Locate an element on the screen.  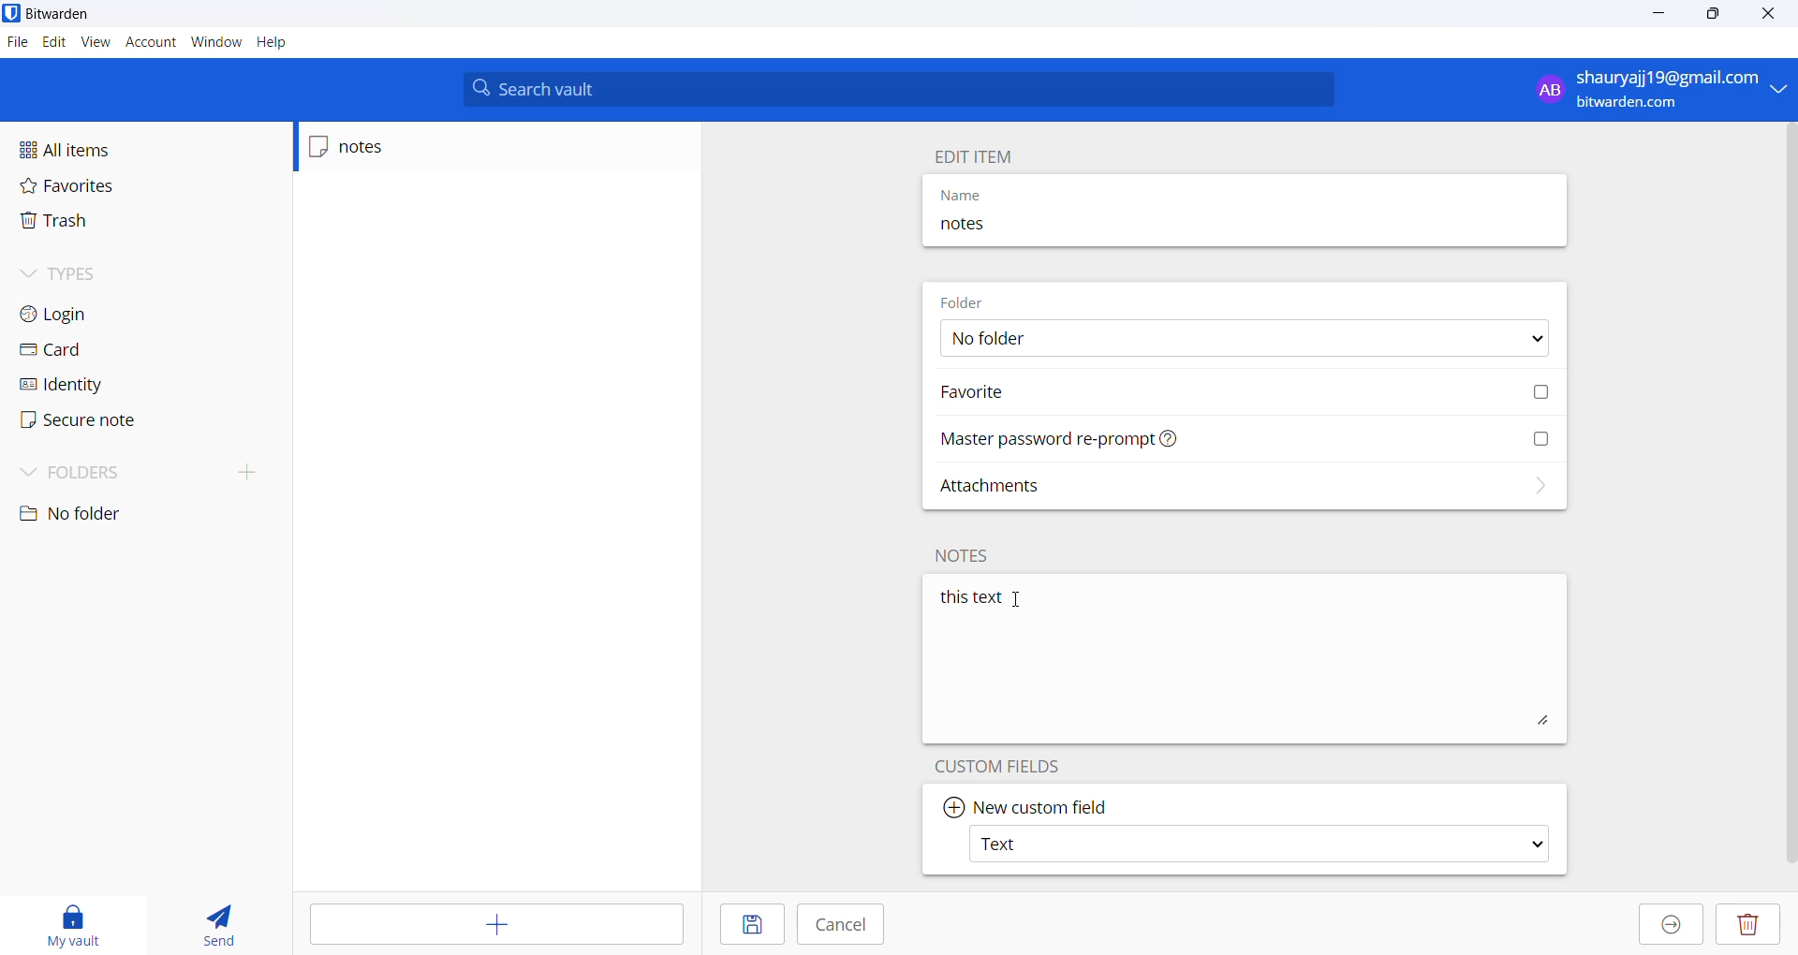
name  is located at coordinates (1033, 195).